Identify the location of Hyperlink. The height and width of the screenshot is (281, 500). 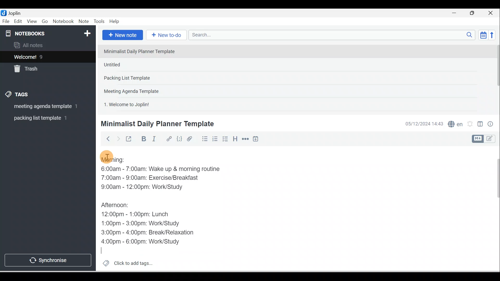
(168, 139).